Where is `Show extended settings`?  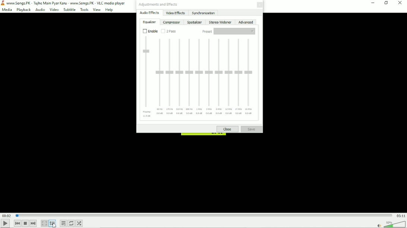
Show extended settings is located at coordinates (53, 223).